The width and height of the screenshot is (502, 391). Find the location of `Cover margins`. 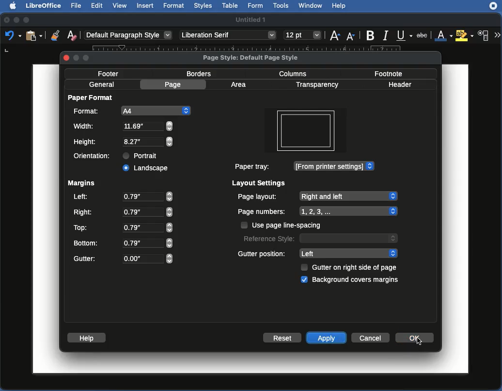

Cover margins is located at coordinates (357, 280).